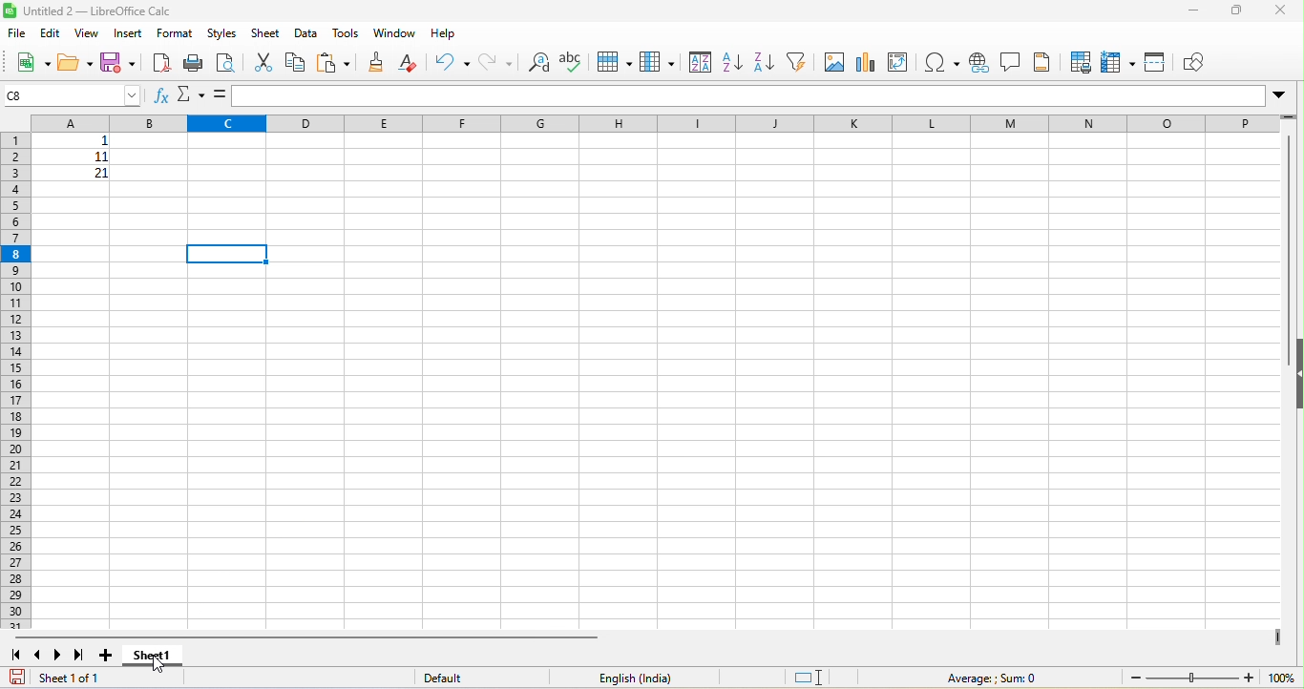 This screenshot has height=689, width=1304. What do you see at coordinates (160, 62) in the screenshot?
I see `export pdf` at bounding box center [160, 62].